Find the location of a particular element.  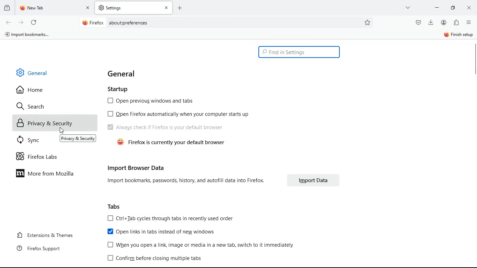

Open links in tabs instead of new windows is located at coordinates (159, 231).